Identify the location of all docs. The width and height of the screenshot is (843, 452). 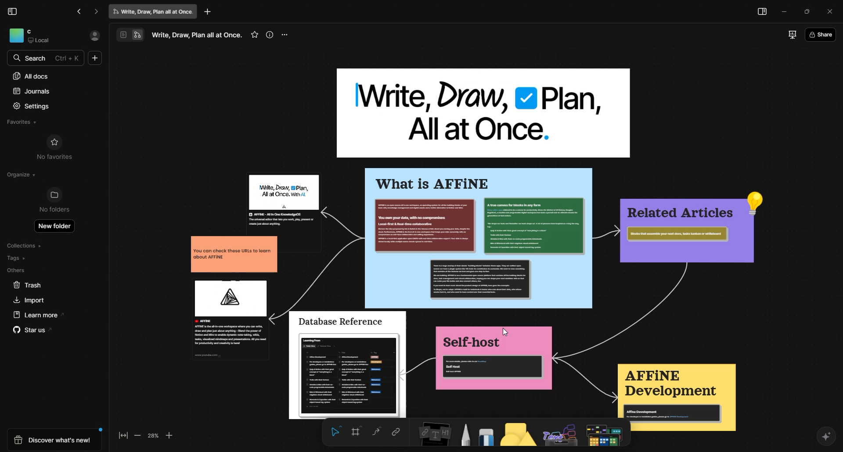
(32, 75).